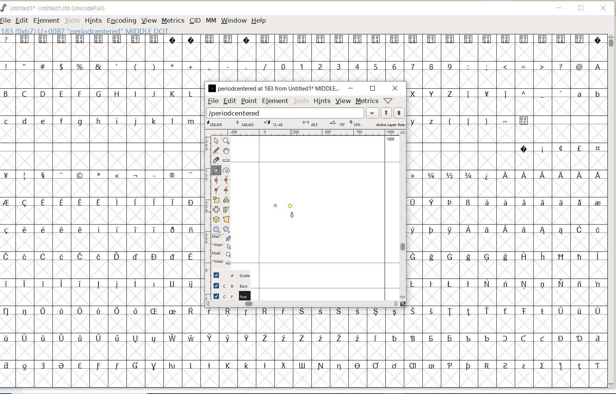 Image resolution: width=616 pixels, height=394 pixels. Describe the element at coordinates (211, 21) in the screenshot. I see `MM` at that location.